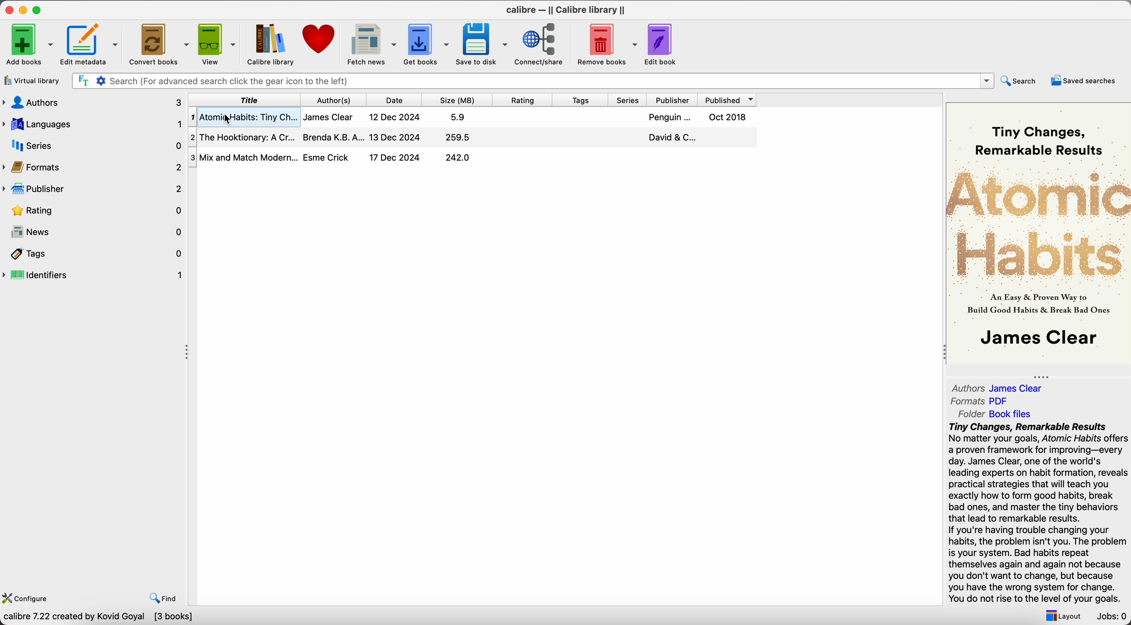  Describe the element at coordinates (336, 100) in the screenshot. I see `authors` at that location.